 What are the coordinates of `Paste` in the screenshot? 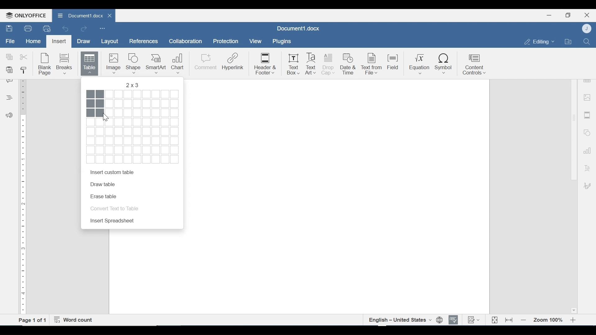 It's located at (10, 70).